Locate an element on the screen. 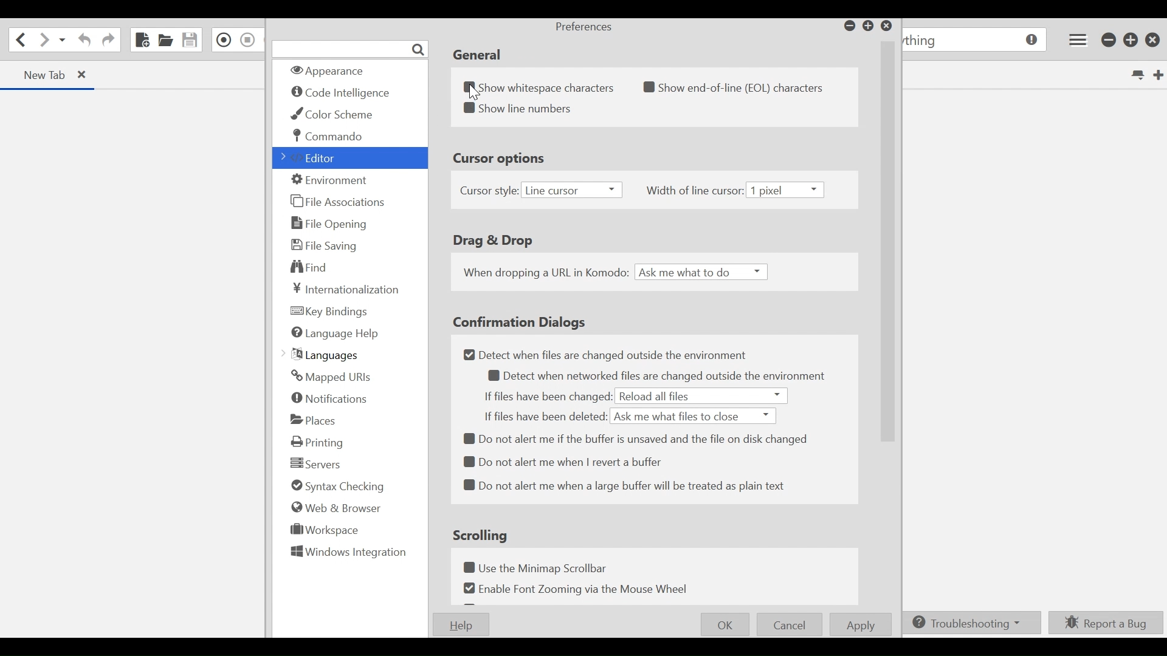 This screenshot has height=656, width=1167.  Do not alert me when I revert a buffer is located at coordinates (572, 463).